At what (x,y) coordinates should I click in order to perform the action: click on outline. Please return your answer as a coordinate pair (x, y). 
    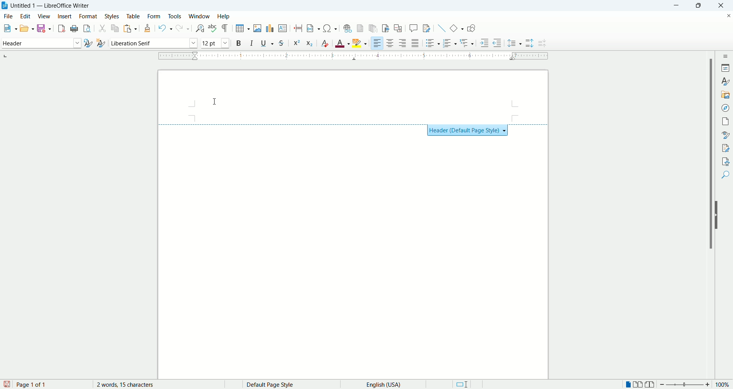
    Looking at the image, I should click on (467, 43).